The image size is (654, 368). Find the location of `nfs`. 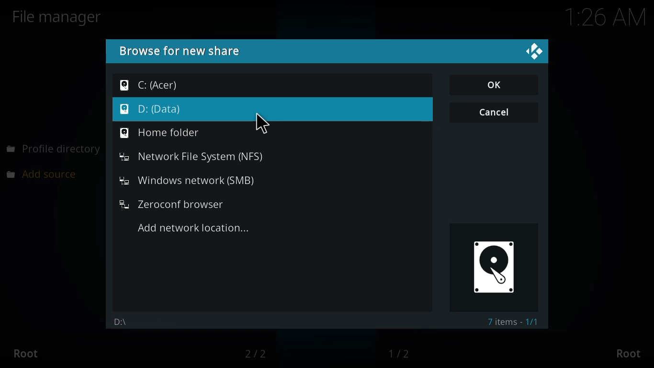

nfs is located at coordinates (192, 157).